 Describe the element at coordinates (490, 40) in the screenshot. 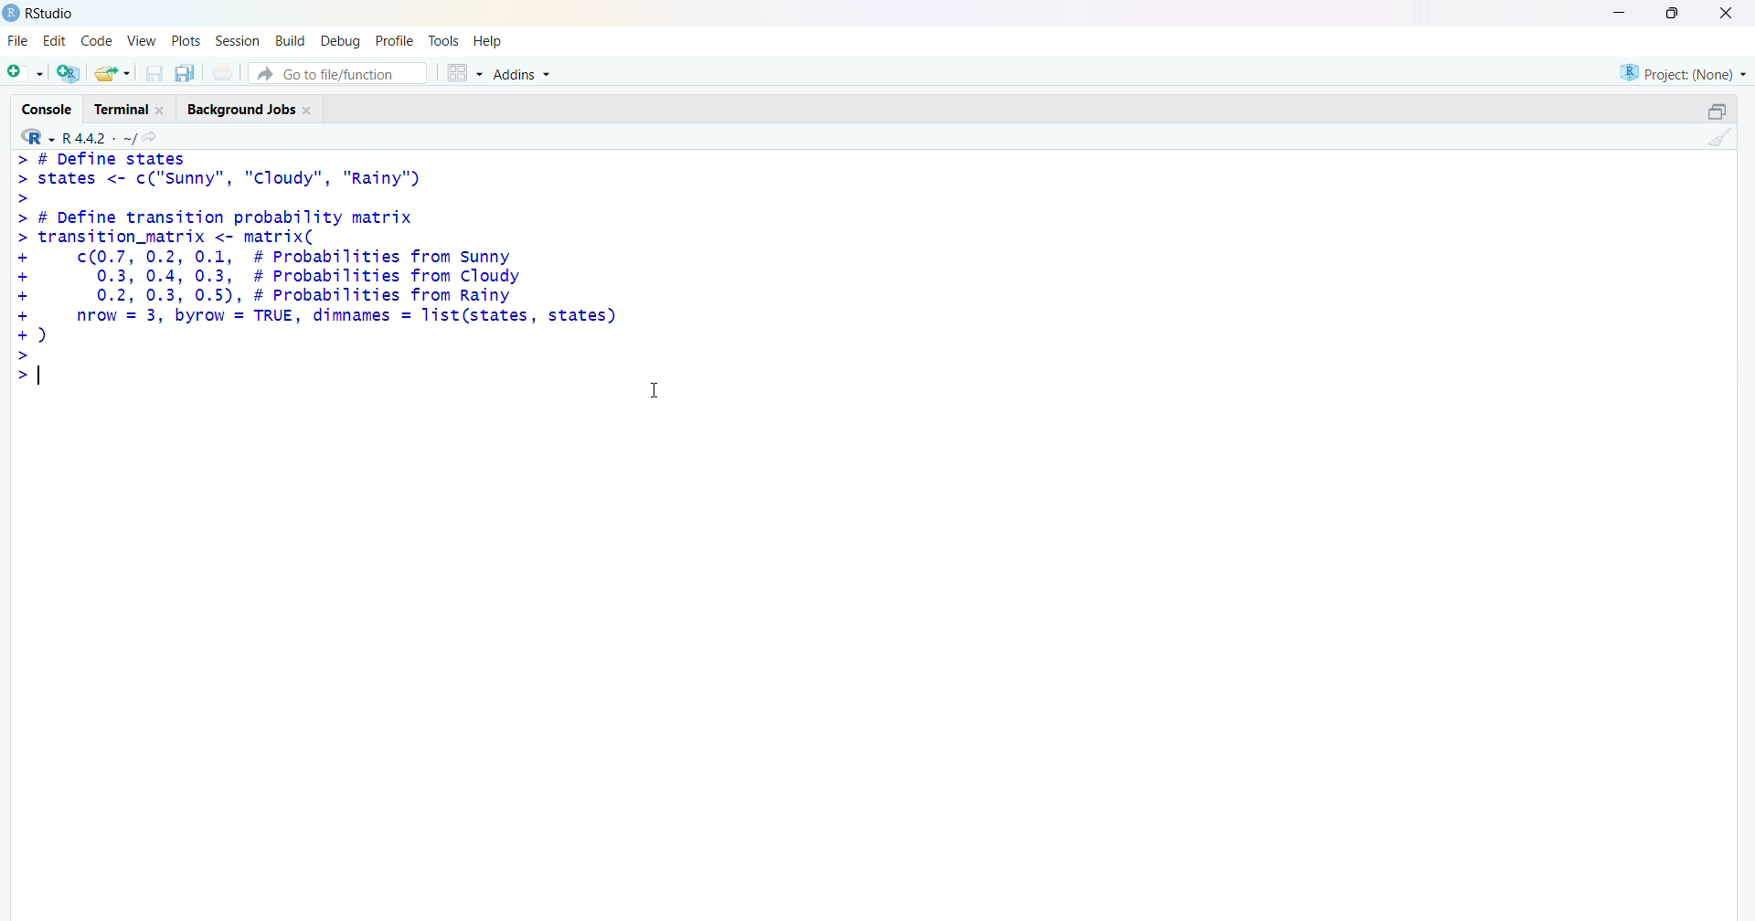

I see `help` at that location.